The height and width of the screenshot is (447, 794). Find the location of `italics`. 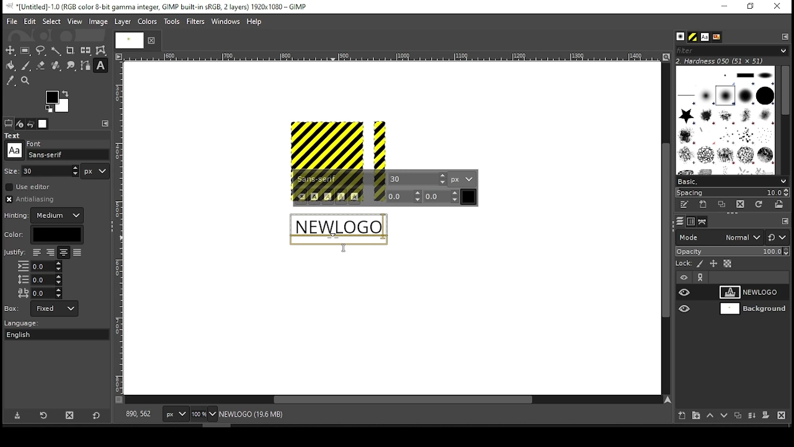

italics is located at coordinates (328, 197).